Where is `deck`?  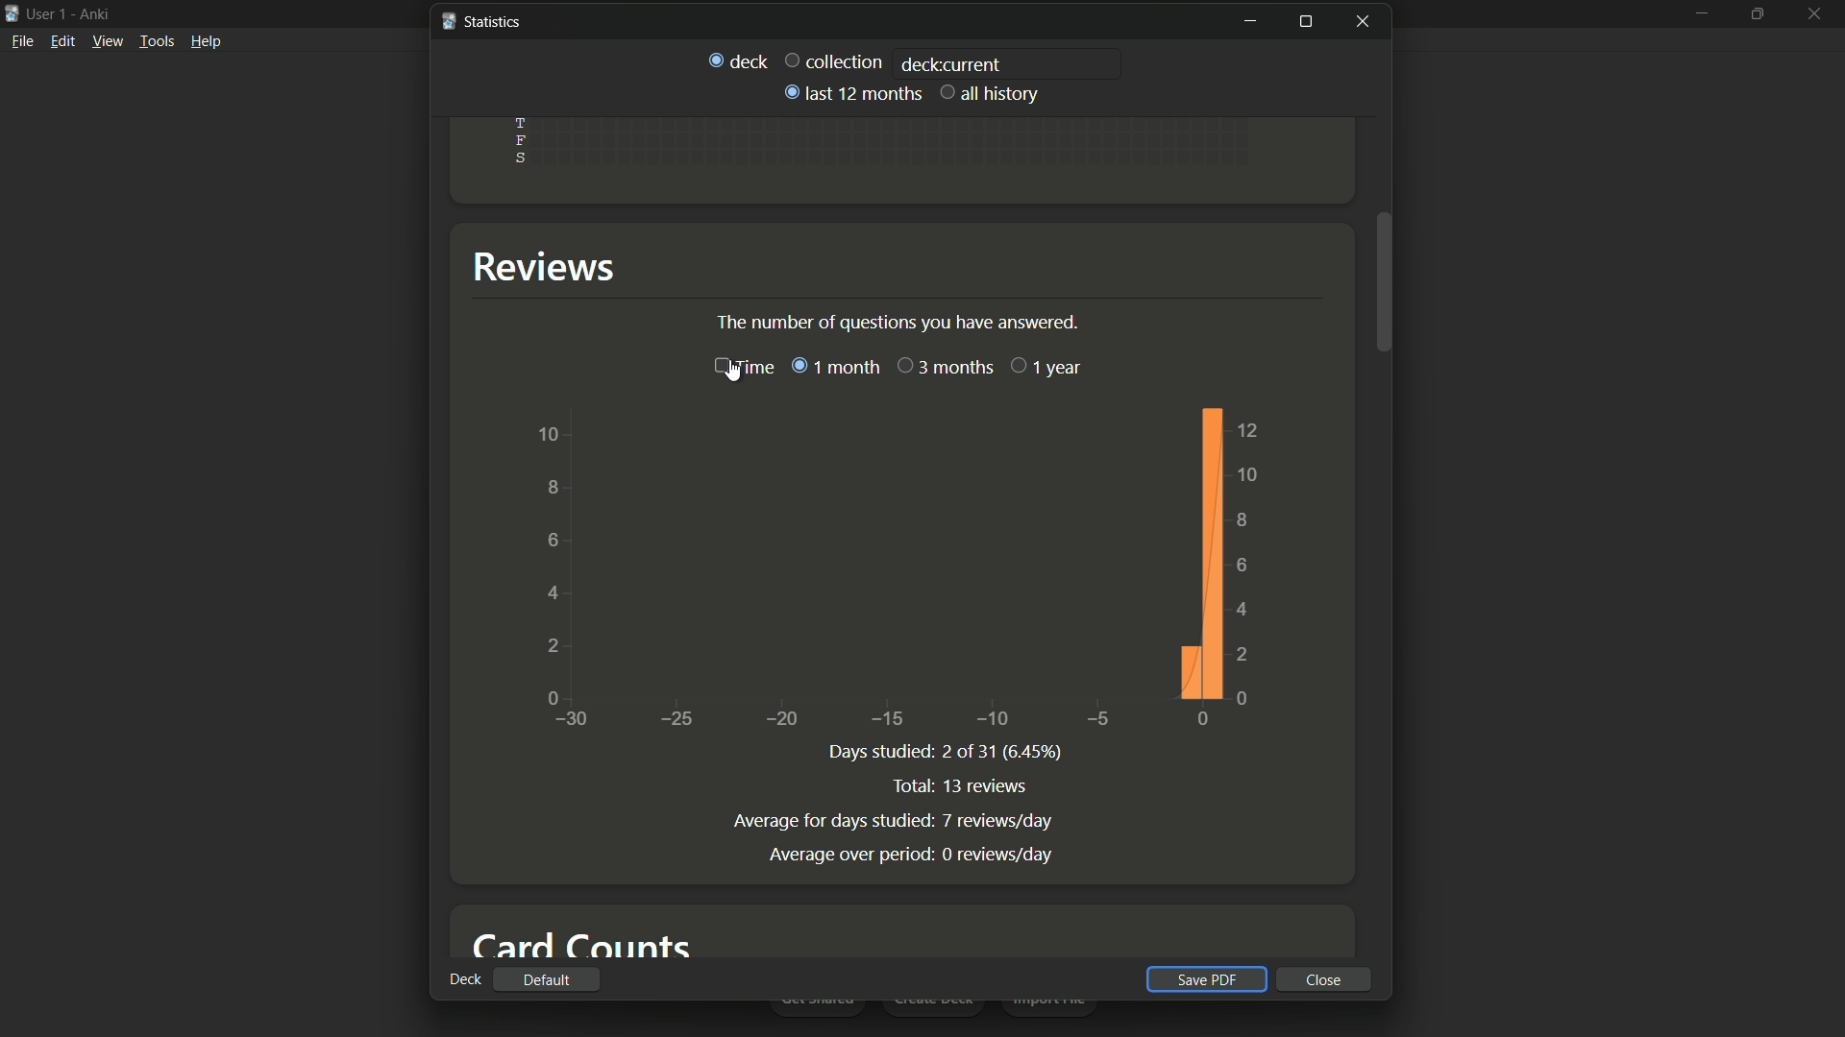
deck is located at coordinates (737, 59).